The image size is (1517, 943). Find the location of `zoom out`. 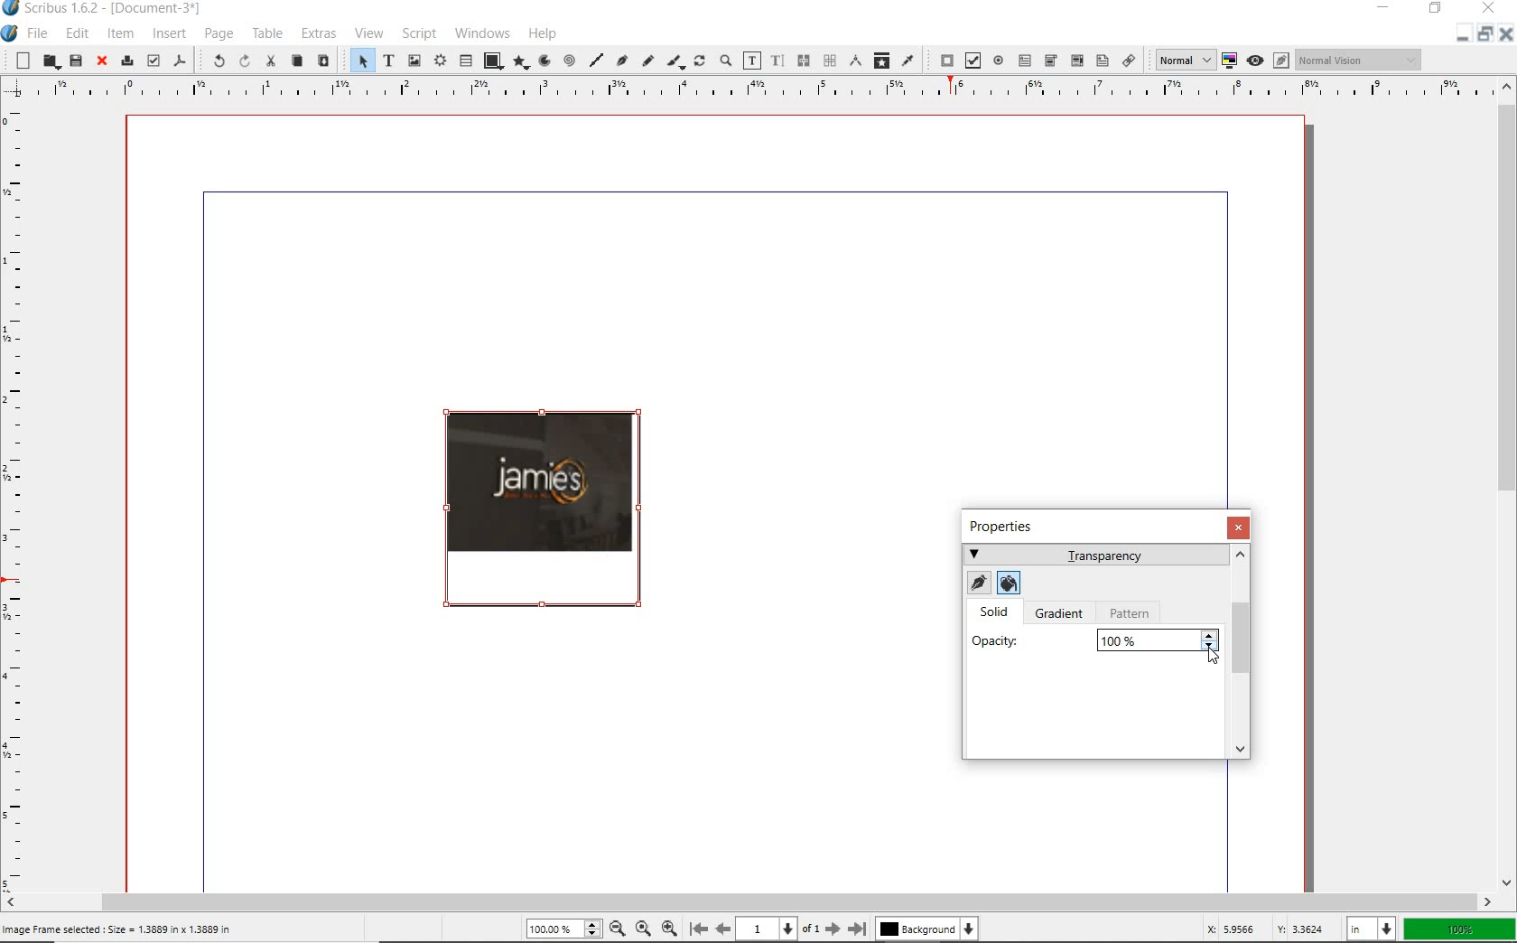

zoom out is located at coordinates (618, 930).